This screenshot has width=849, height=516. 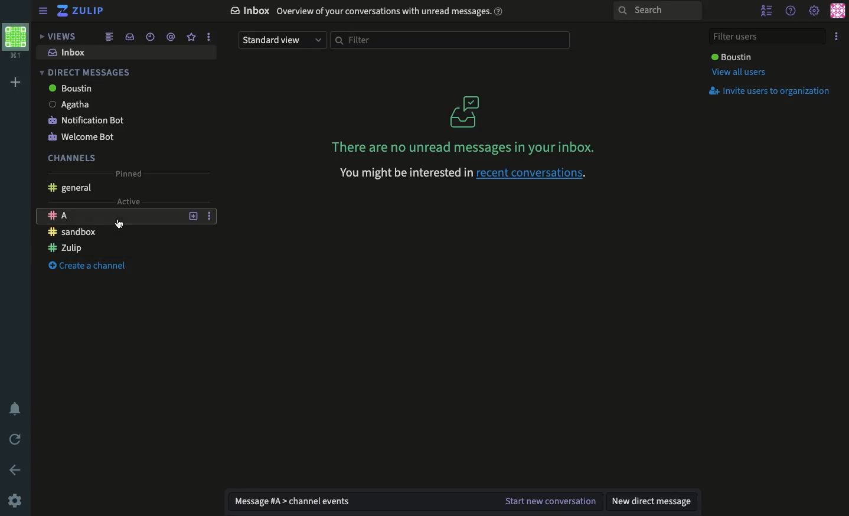 I want to click on start new conversation, so click(x=549, y=502).